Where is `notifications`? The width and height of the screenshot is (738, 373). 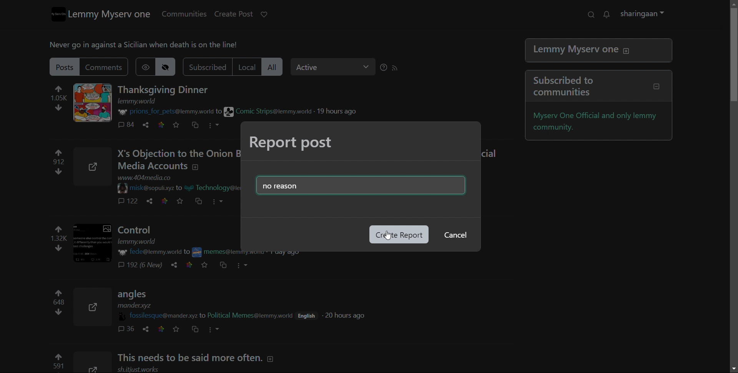 notifications is located at coordinates (610, 15).